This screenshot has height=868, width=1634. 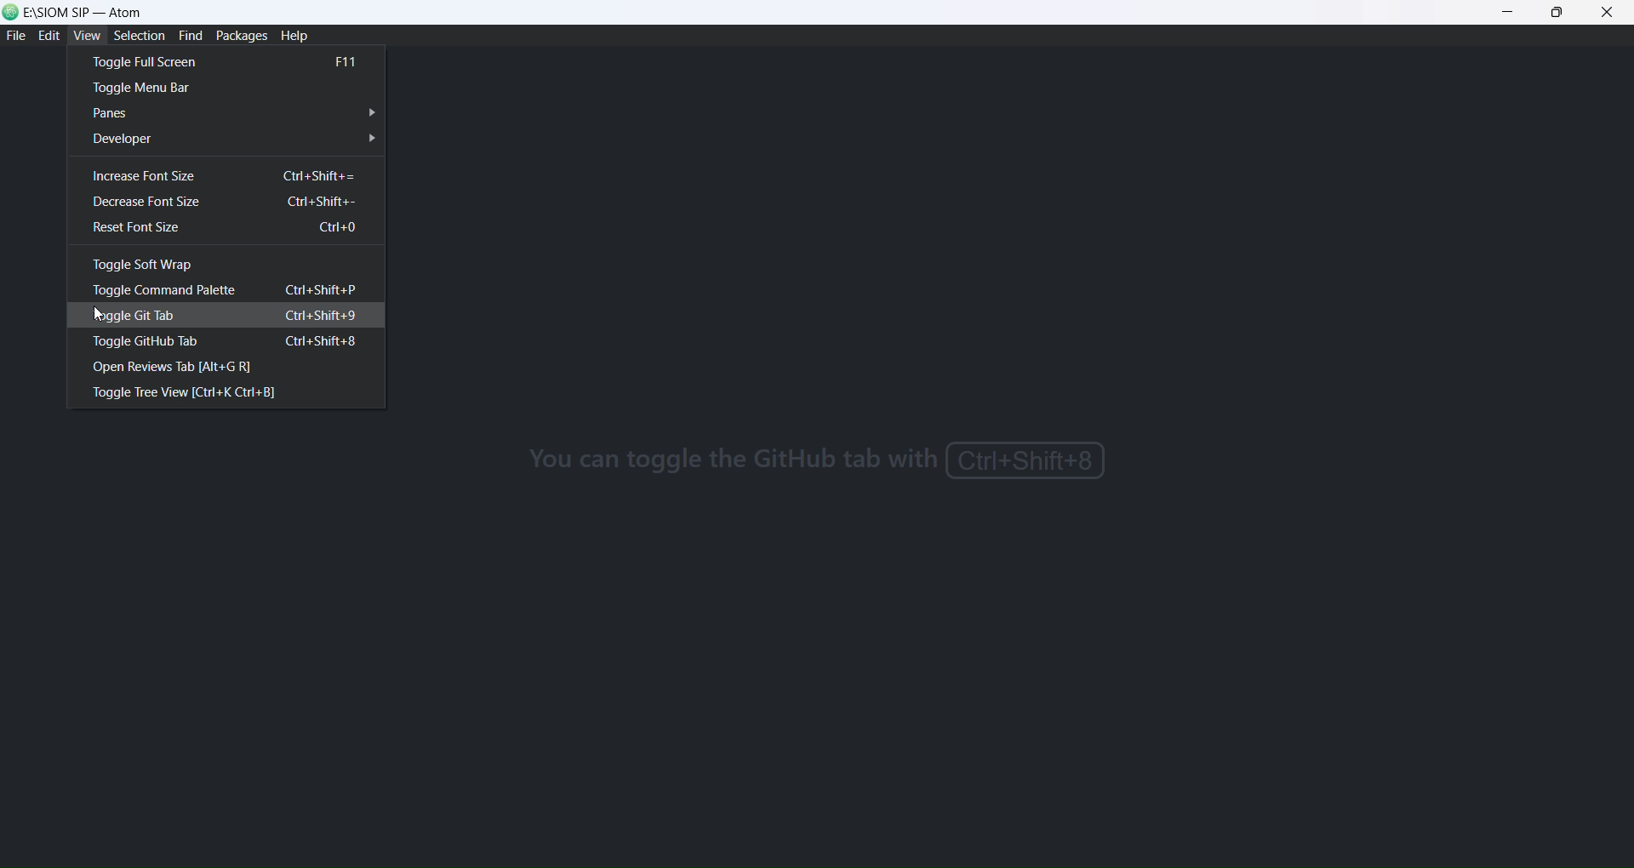 I want to click on cursor, so click(x=98, y=319).